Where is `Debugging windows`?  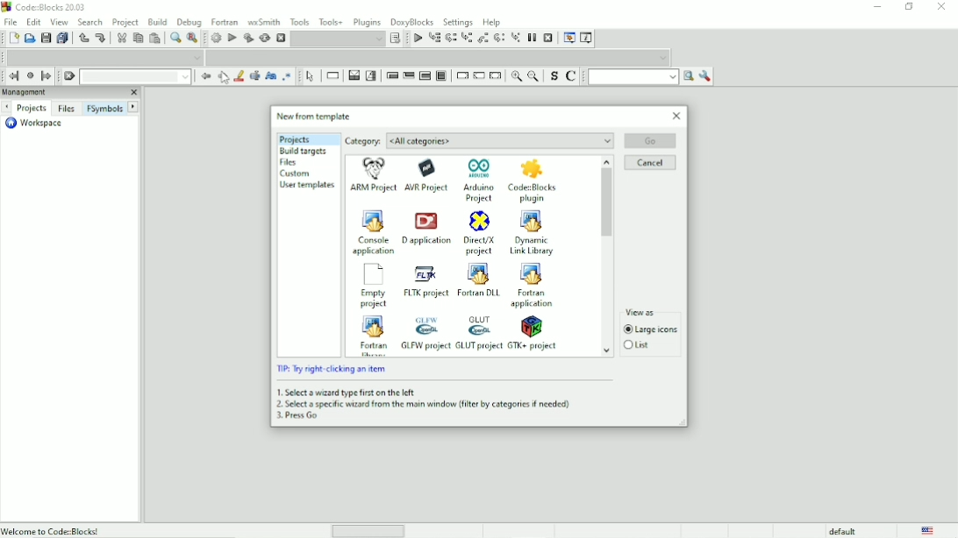 Debugging windows is located at coordinates (568, 38).